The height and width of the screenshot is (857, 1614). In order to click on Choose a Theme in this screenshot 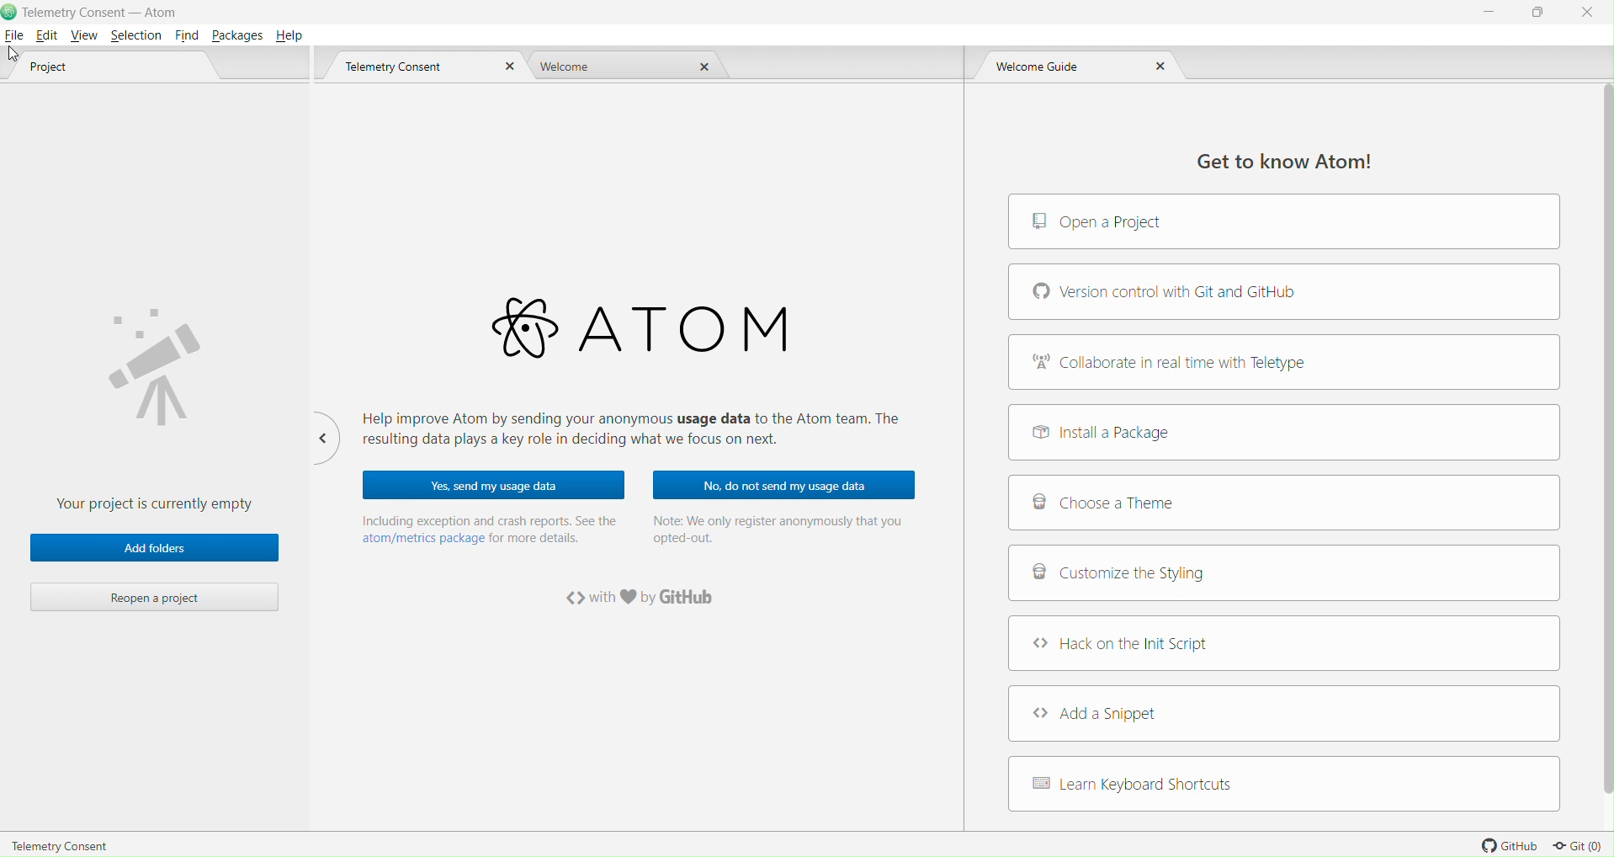, I will do `click(1284, 503)`.